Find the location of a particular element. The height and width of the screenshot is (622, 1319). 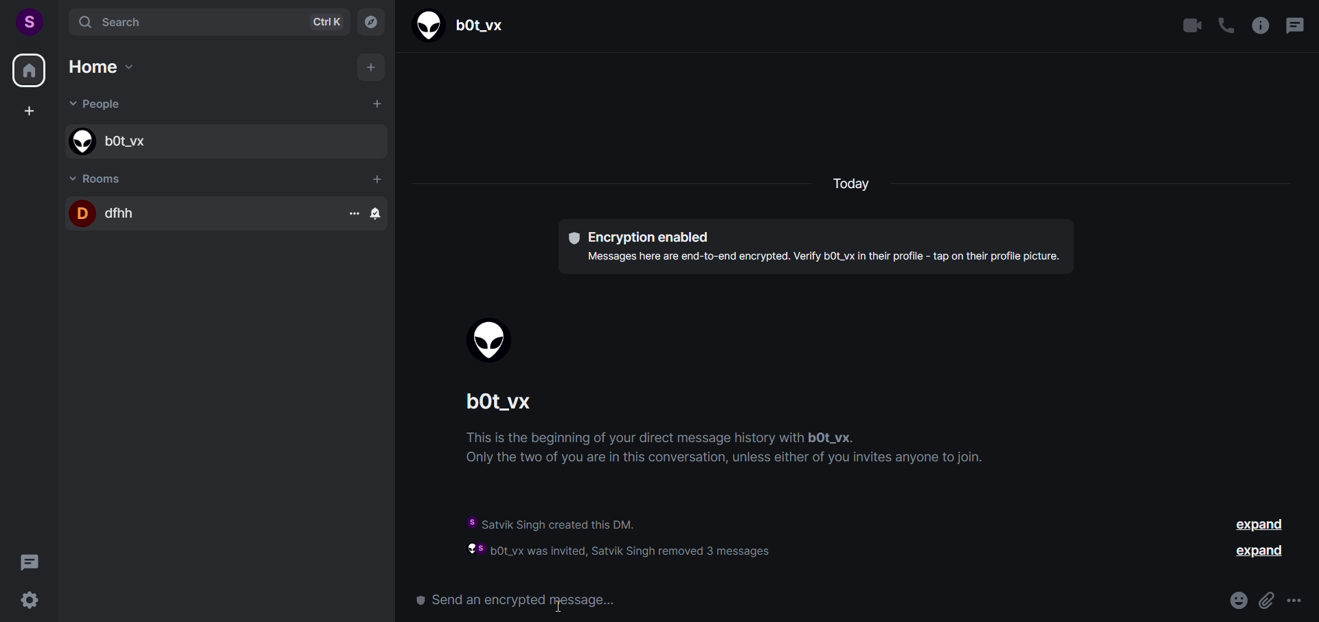

home is located at coordinates (29, 73).